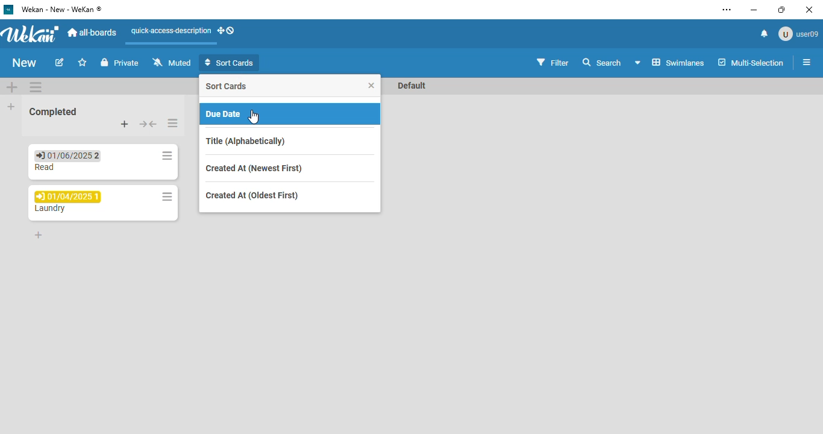  What do you see at coordinates (46, 169) in the screenshot?
I see `Read` at bounding box center [46, 169].